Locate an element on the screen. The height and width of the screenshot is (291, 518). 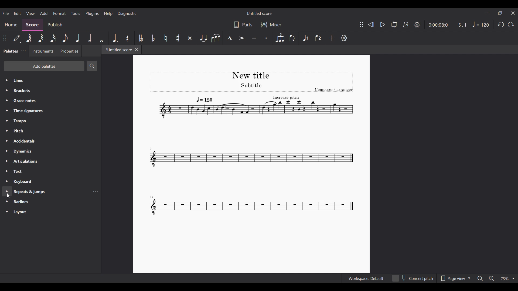
Publish section is located at coordinates (55, 25).